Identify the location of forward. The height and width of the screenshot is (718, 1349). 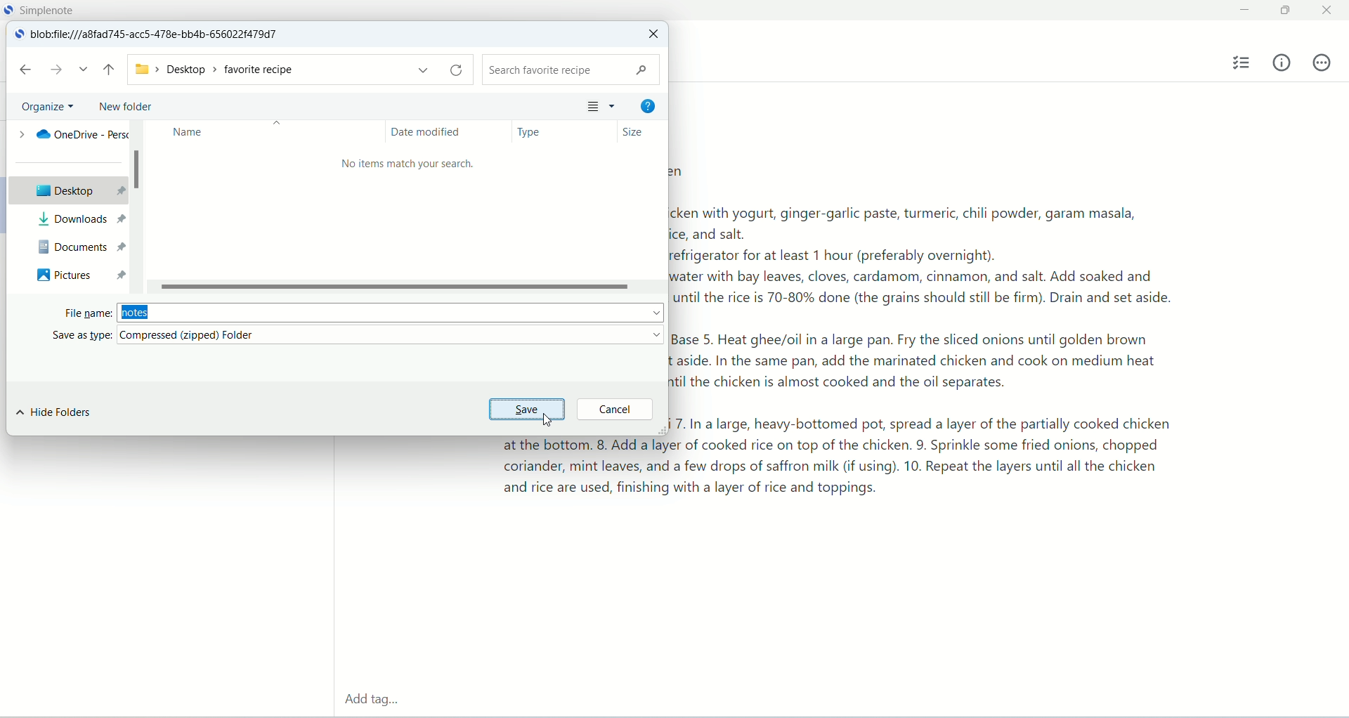
(57, 69).